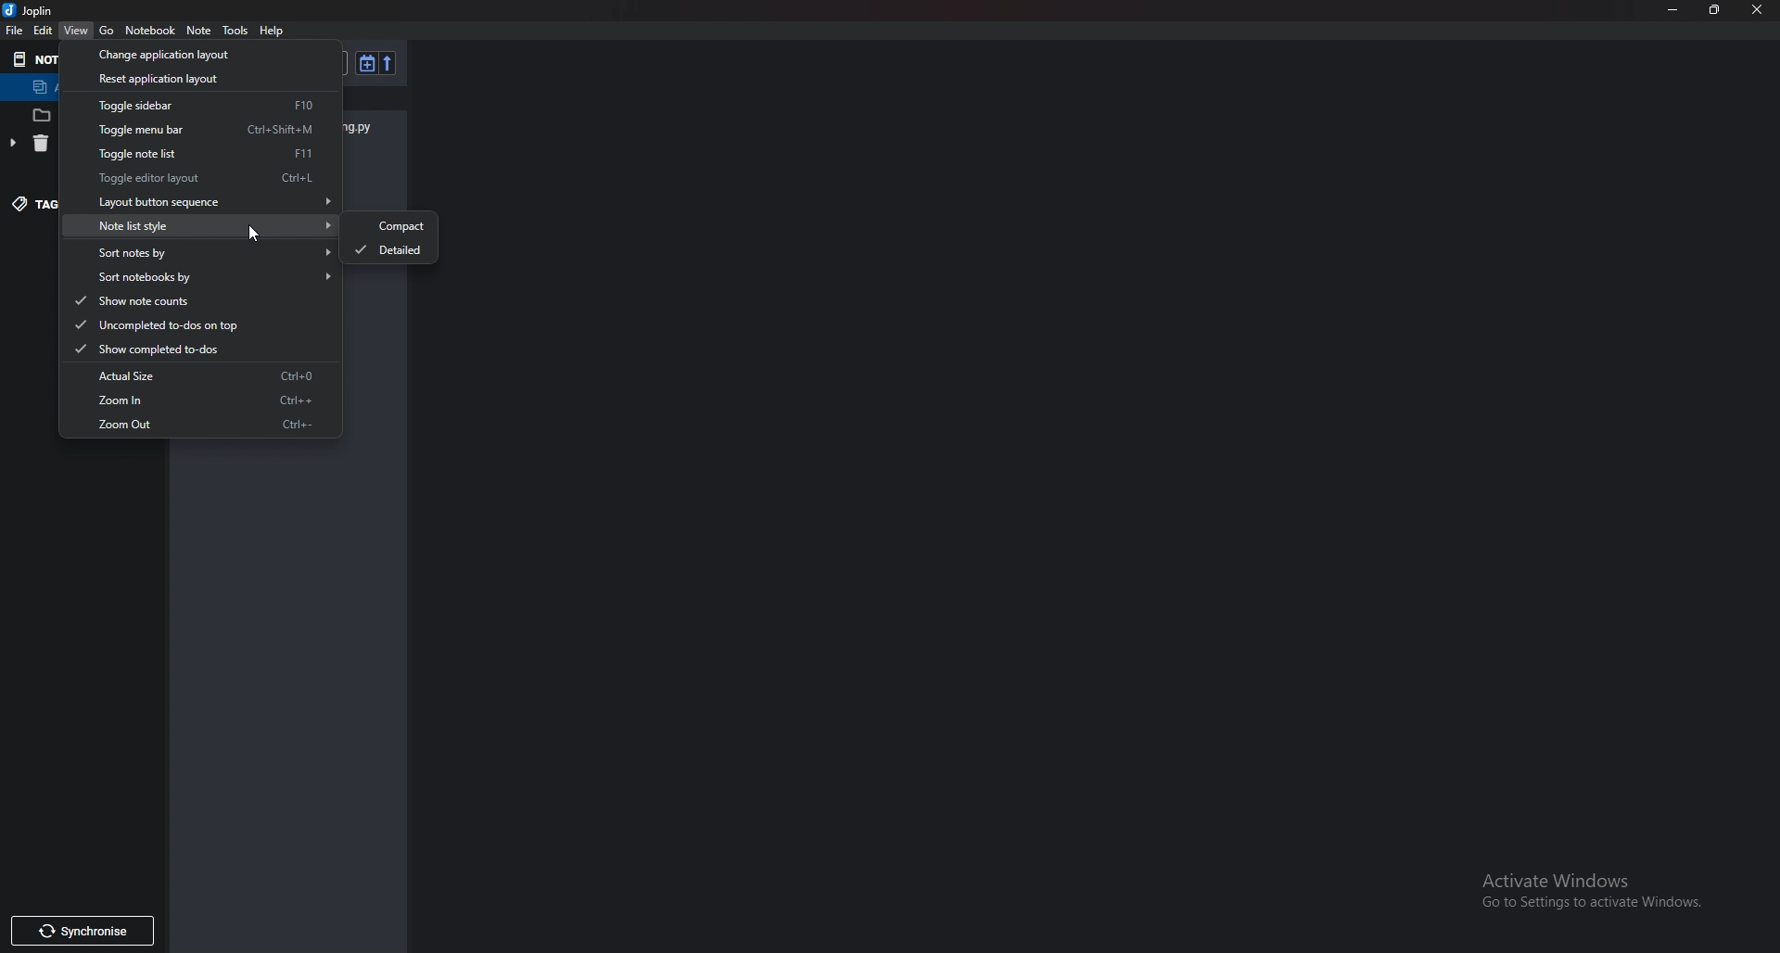 This screenshot has width=1780, height=953. What do you see at coordinates (197, 154) in the screenshot?
I see `Toggle note list` at bounding box center [197, 154].